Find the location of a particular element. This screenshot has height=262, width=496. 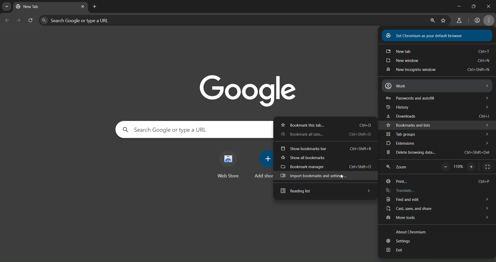

Search Google or type a URL is located at coordinates (195, 130).